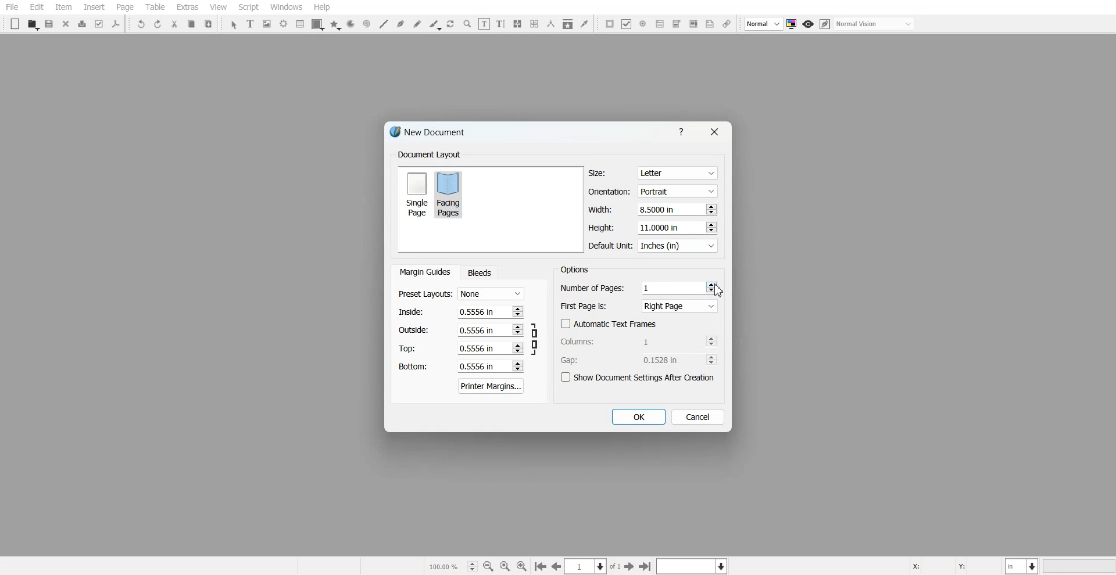  What do you see at coordinates (648, 287) in the screenshot?
I see `4` at bounding box center [648, 287].